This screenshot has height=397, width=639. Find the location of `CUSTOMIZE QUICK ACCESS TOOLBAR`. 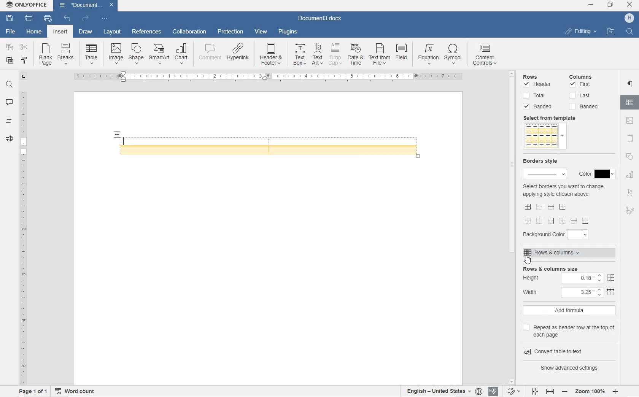

CUSTOMIZE QUICK ACCESS TOOLBAR is located at coordinates (104, 18).